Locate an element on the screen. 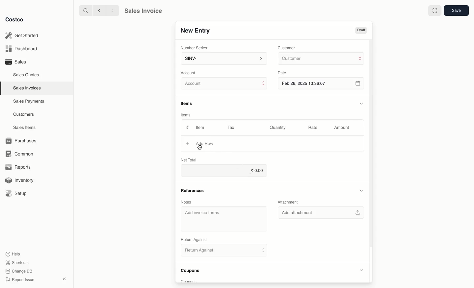 This screenshot has width=474, height=288. Amount is located at coordinates (344, 128).